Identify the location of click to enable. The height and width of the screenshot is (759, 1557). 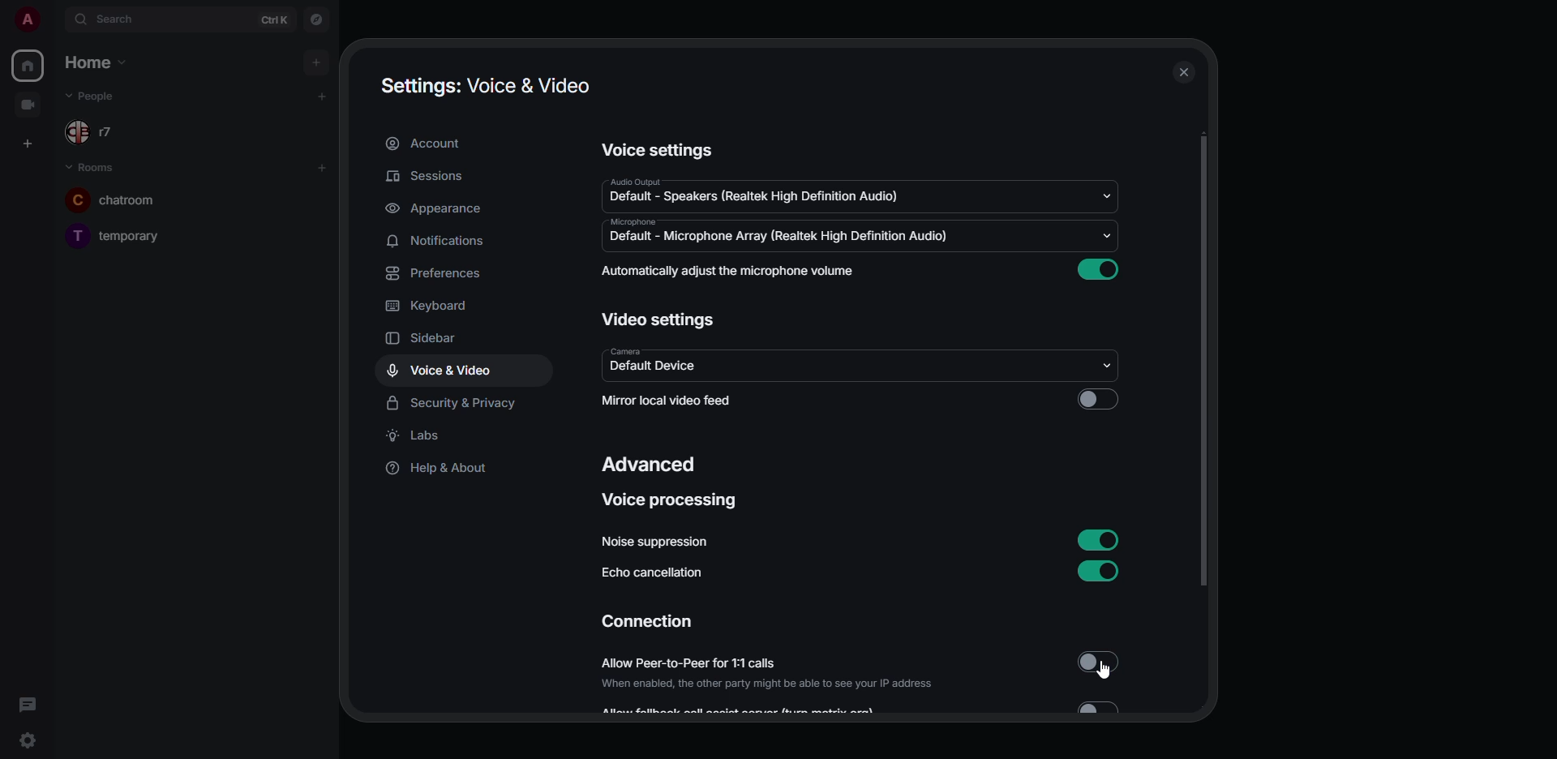
(1097, 400).